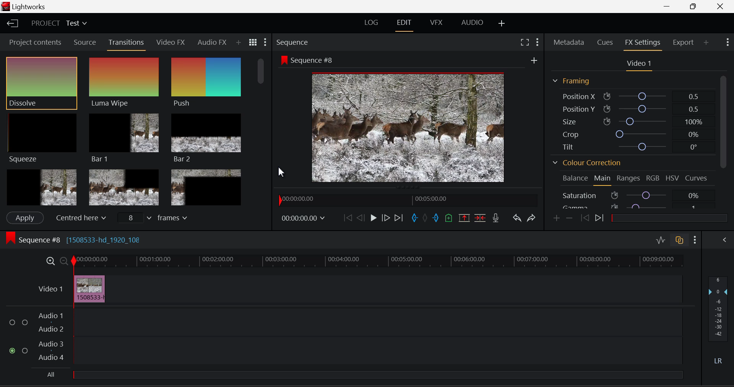  I want to click on Position X, so click(630, 96).